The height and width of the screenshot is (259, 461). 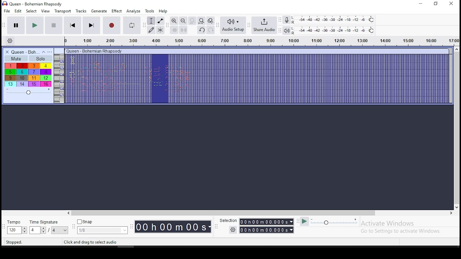 I want to click on skip to start, so click(x=73, y=26).